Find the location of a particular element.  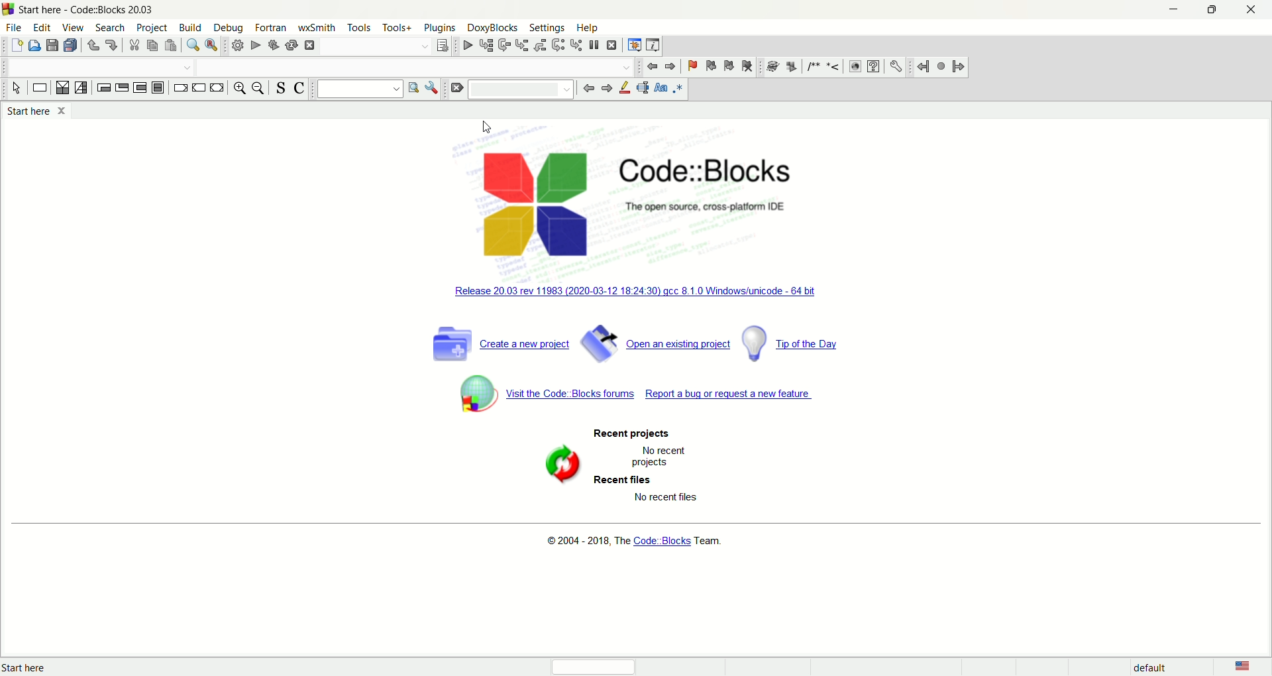

zoom in is located at coordinates (238, 88).